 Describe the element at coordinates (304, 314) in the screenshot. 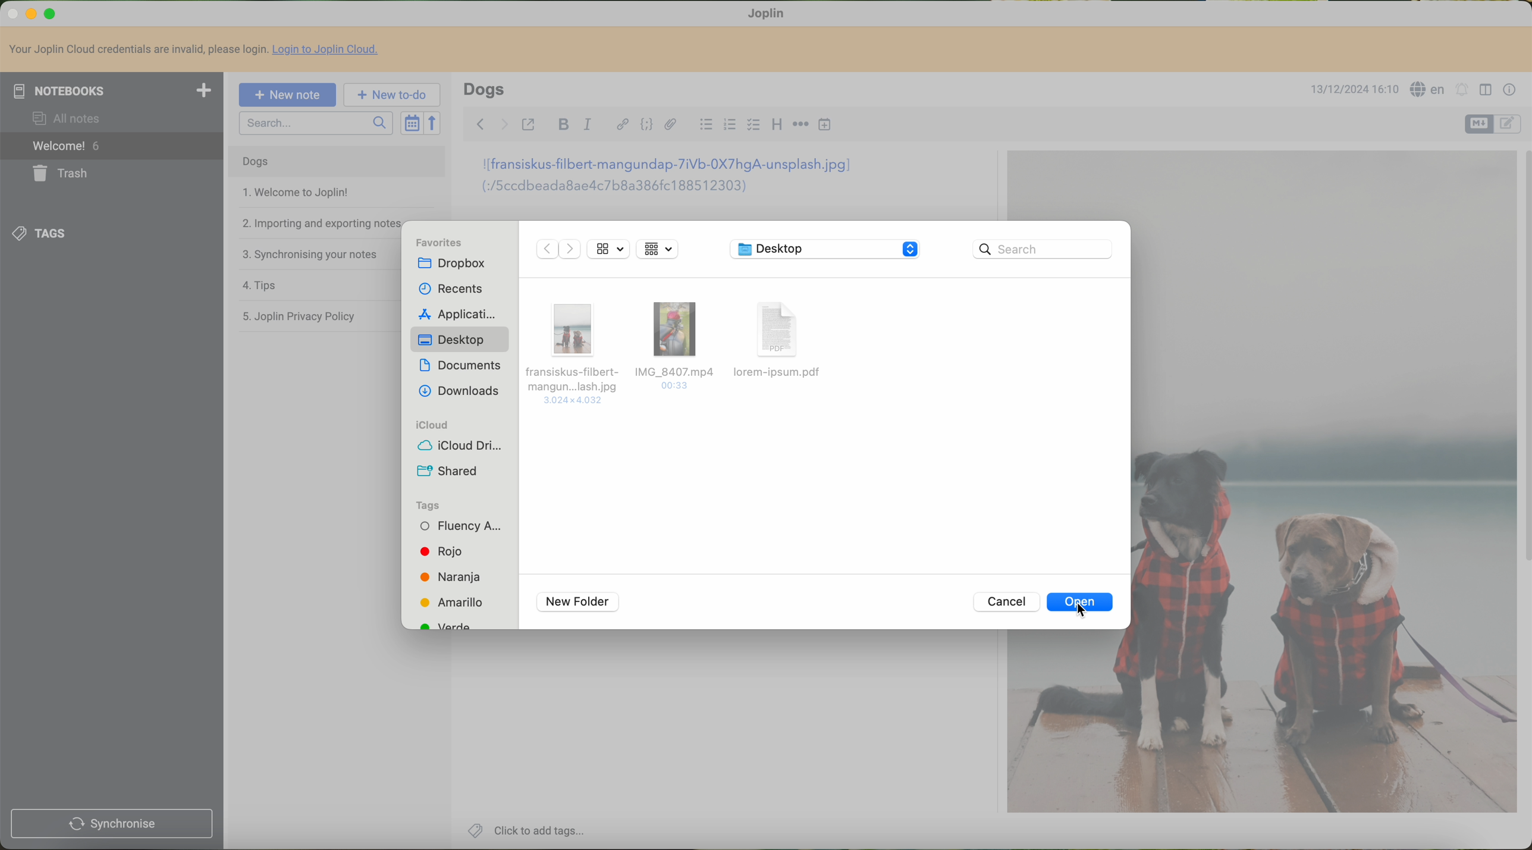

I see `Jopin privacy policy` at that location.